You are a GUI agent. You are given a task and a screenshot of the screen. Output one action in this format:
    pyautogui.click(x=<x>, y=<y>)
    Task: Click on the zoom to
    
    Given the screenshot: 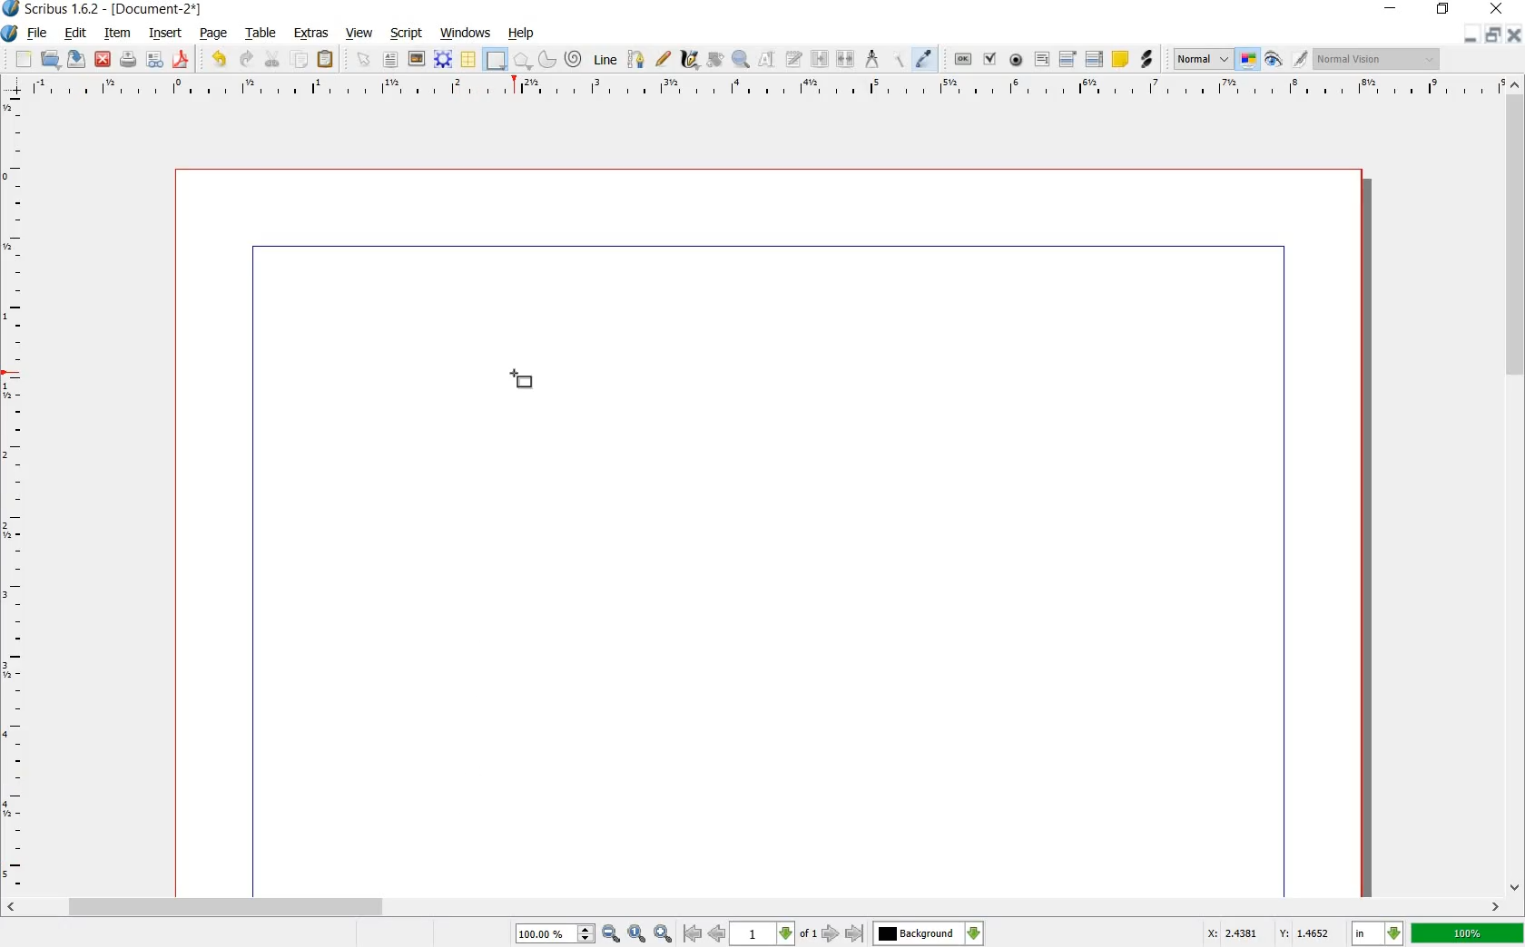 What is the action you would take?
    pyautogui.click(x=636, y=933)
    